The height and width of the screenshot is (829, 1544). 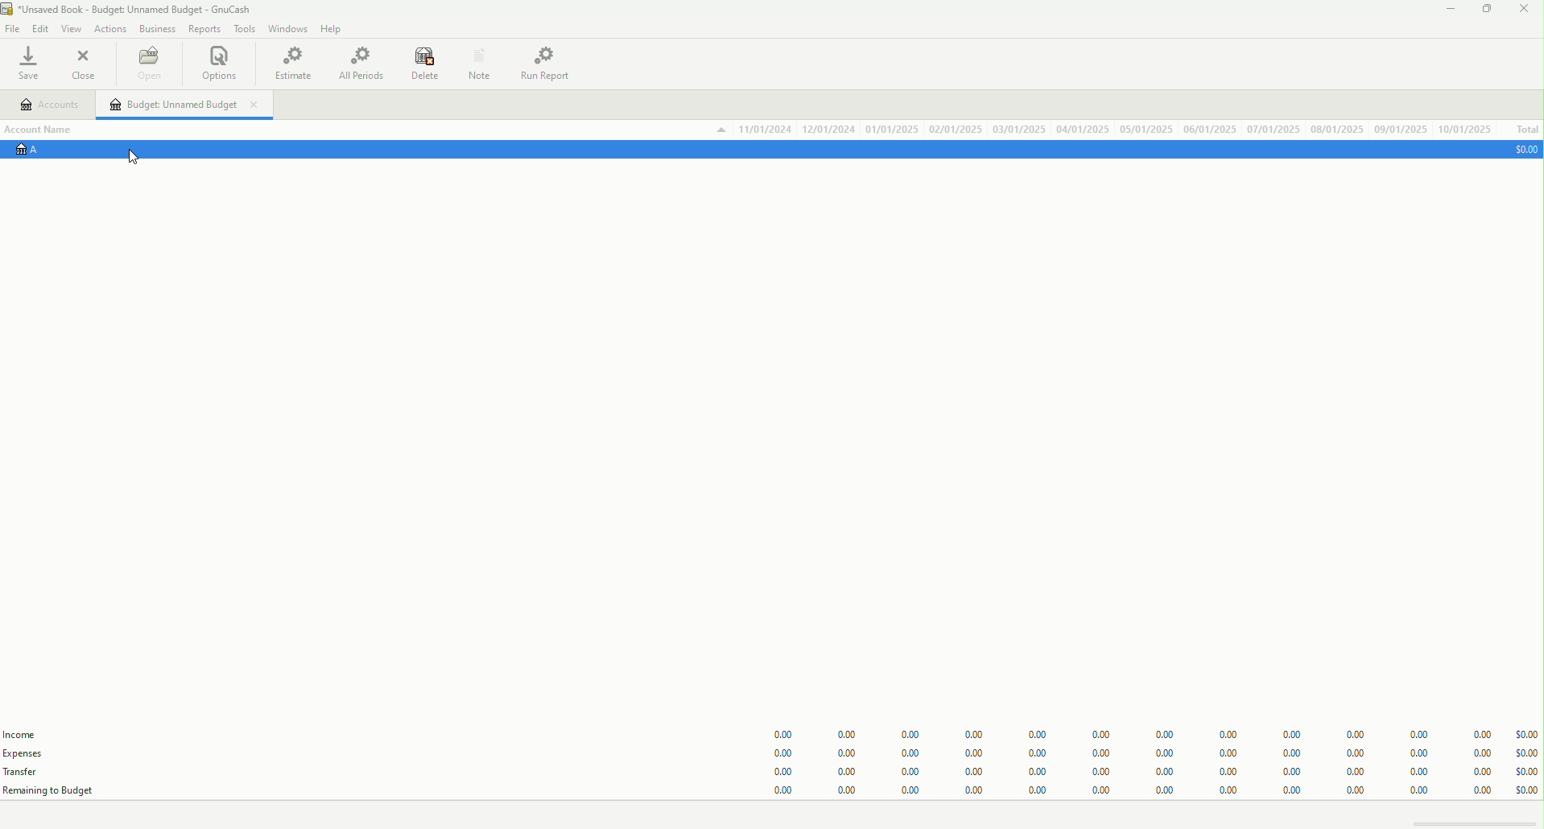 What do you see at coordinates (225, 64) in the screenshot?
I see `Options` at bounding box center [225, 64].